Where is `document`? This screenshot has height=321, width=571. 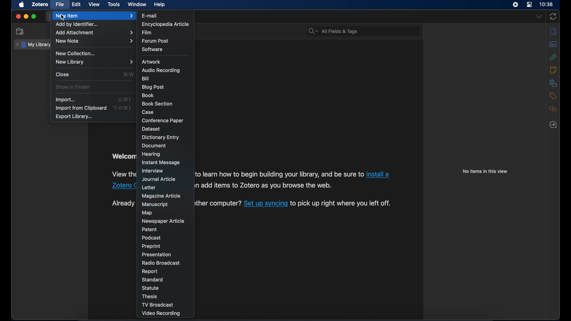
document is located at coordinates (153, 146).